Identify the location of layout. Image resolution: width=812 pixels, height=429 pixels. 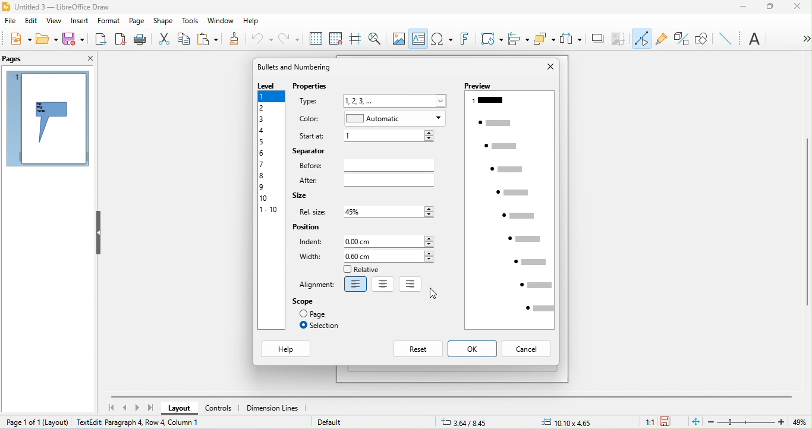
(178, 409).